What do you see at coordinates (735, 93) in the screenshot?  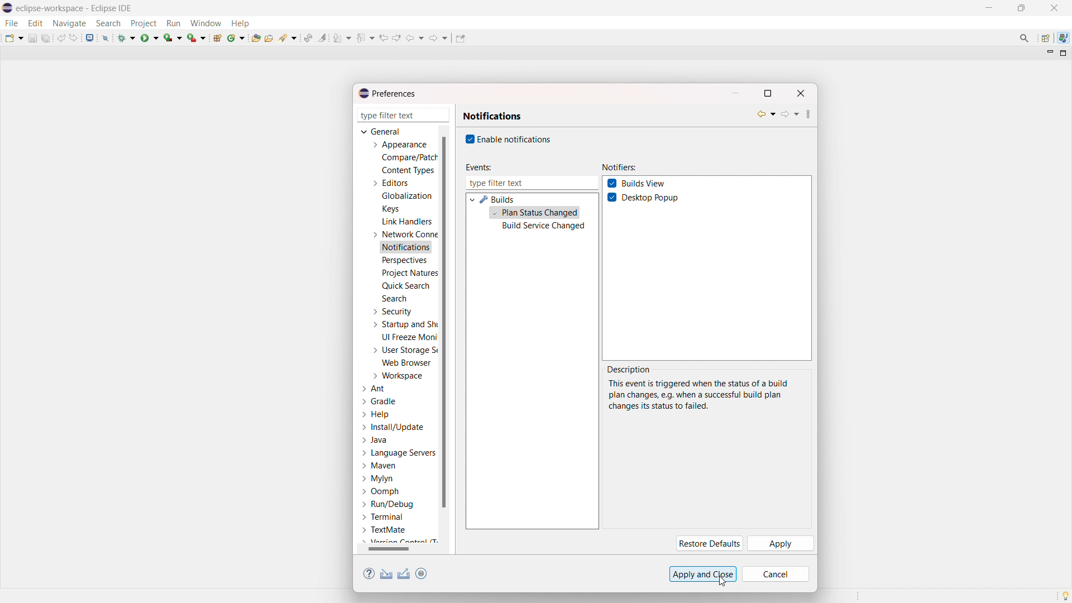 I see `minimize dialogbox` at bounding box center [735, 93].